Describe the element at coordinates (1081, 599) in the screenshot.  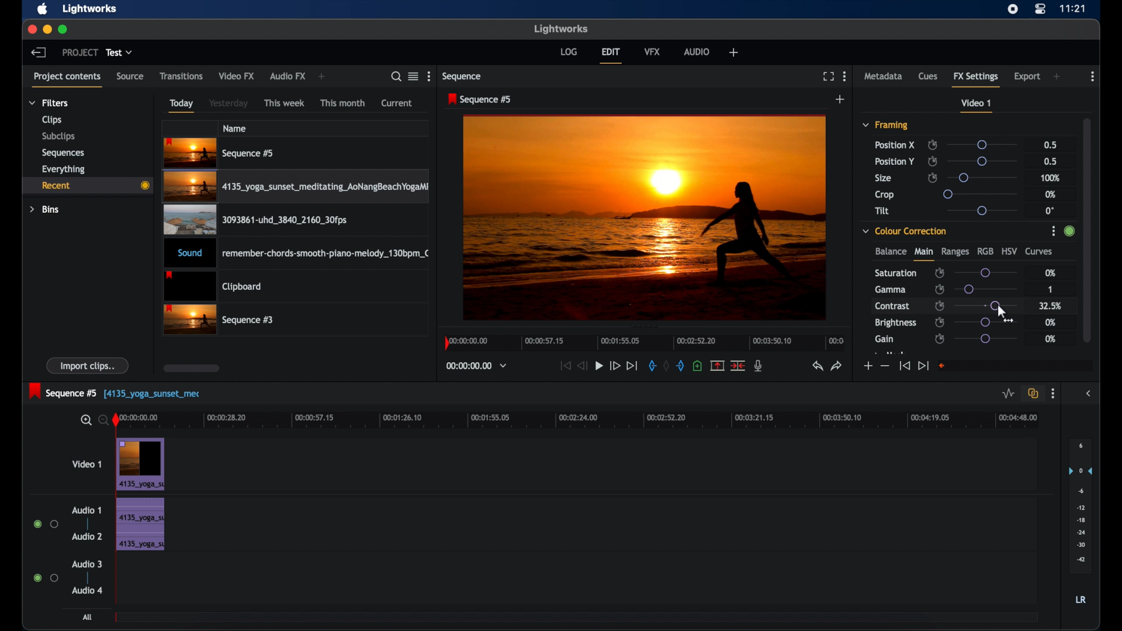
I see `lr` at that location.